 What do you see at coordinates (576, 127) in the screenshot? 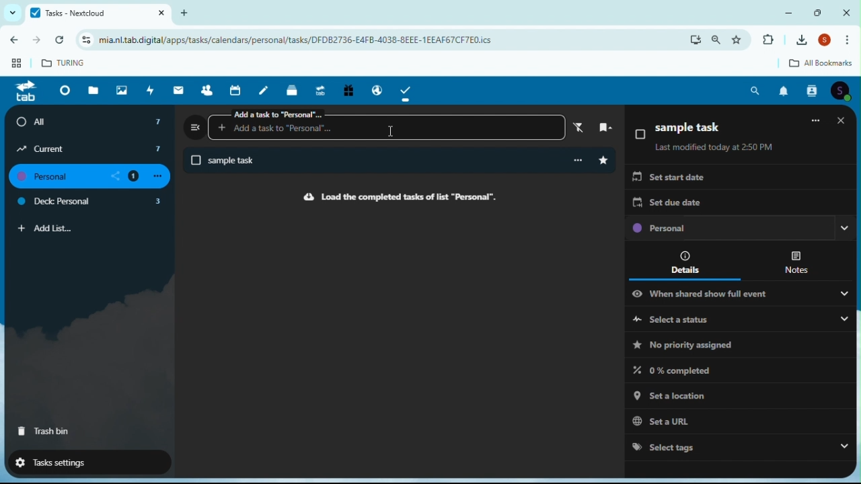
I see `filter` at bounding box center [576, 127].